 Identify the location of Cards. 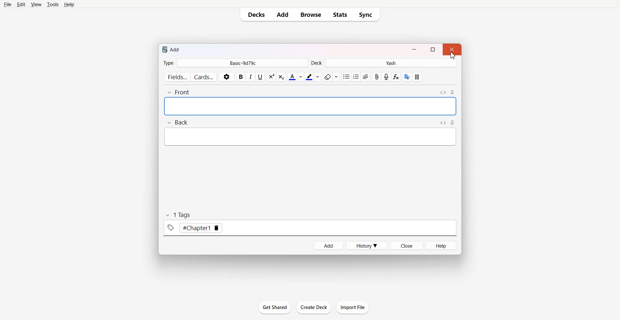
(204, 76).